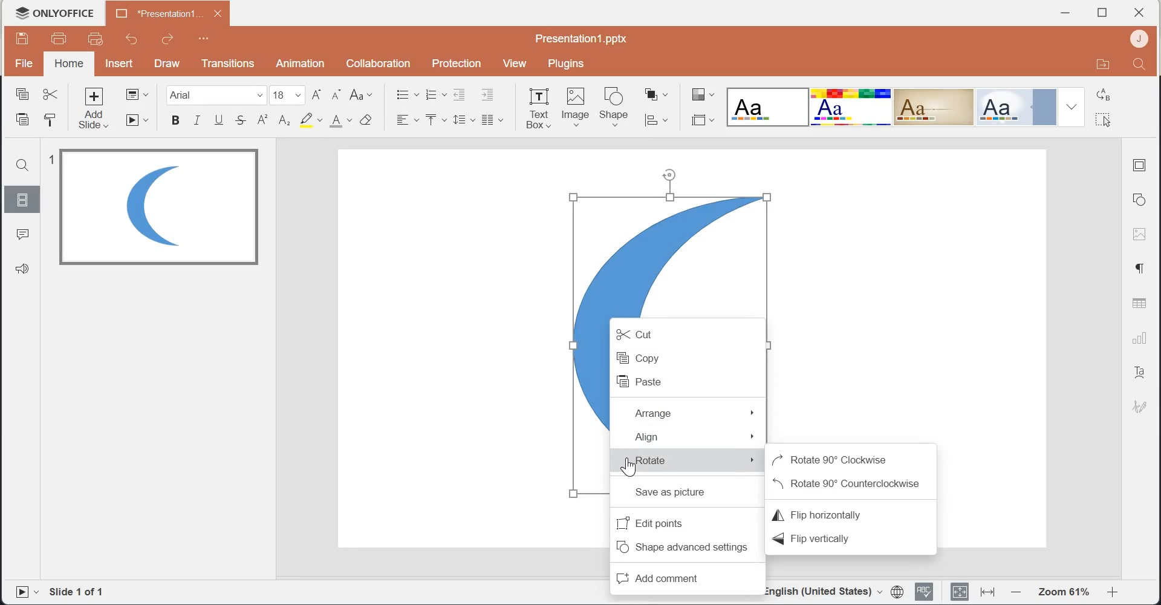 This screenshot has width=1161, height=605. Describe the element at coordinates (22, 269) in the screenshot. I see `Feedback & Support` at that location.